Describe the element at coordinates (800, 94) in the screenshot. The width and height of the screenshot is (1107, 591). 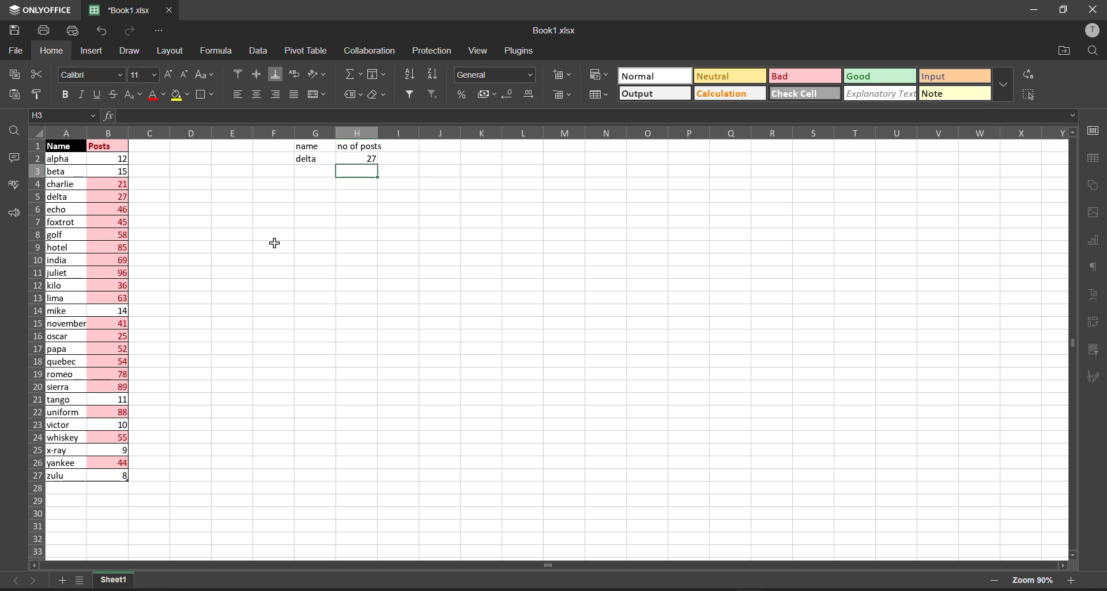
I see `check cell` at that location.